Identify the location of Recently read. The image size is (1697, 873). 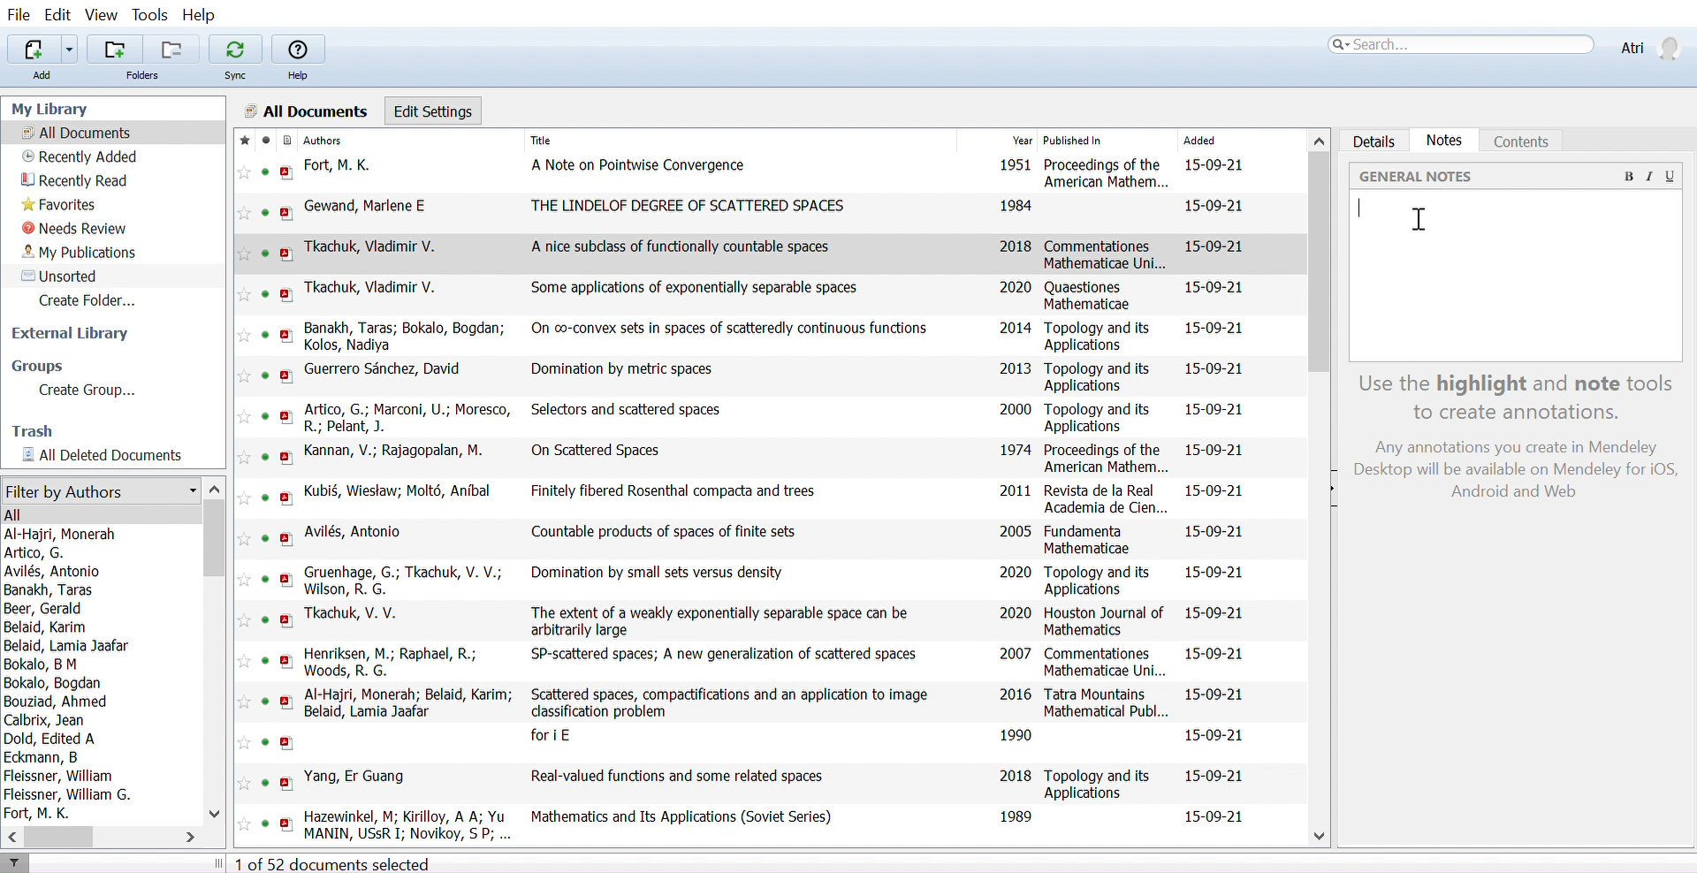
(78, 181).